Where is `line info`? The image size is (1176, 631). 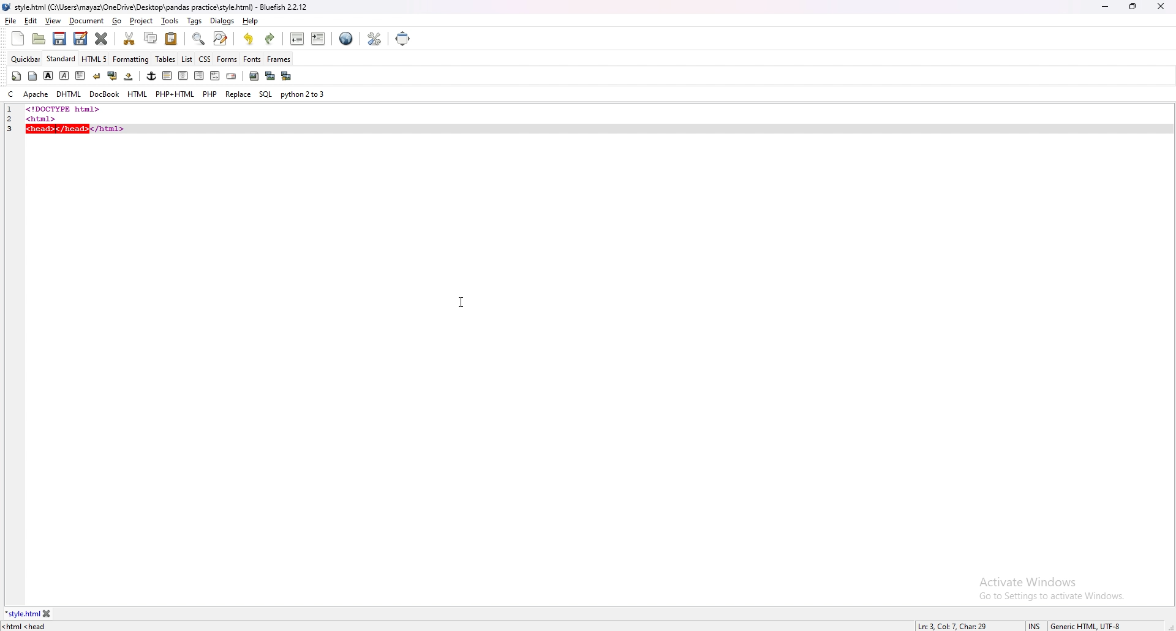
line info is located at coordinates (954, 625).